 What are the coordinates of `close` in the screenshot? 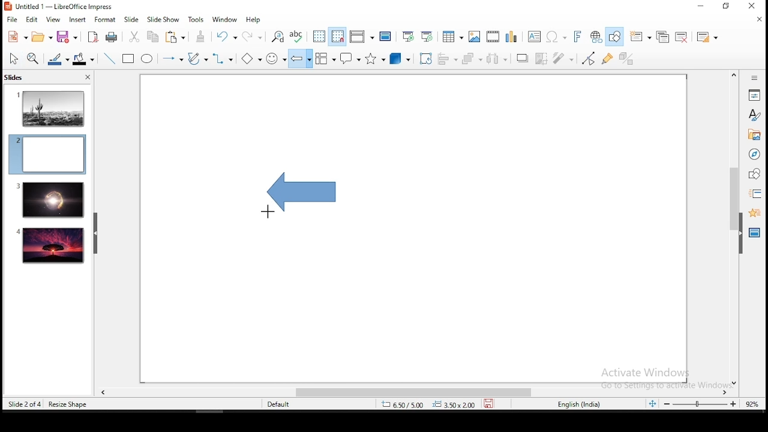 It's located at (86, 79).